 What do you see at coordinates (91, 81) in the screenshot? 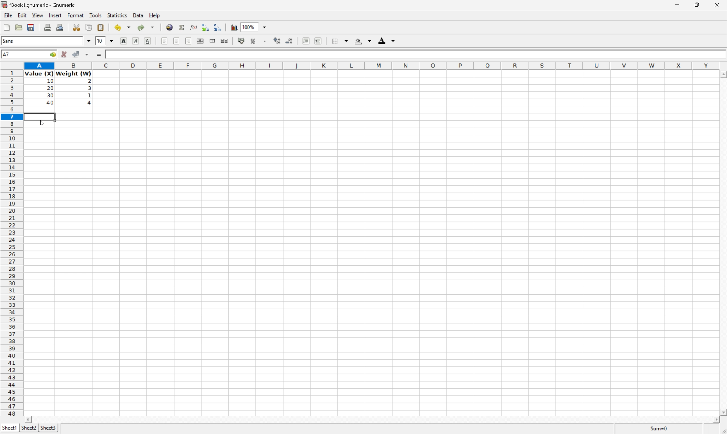
I see `2` at bounding box center [91, 81].